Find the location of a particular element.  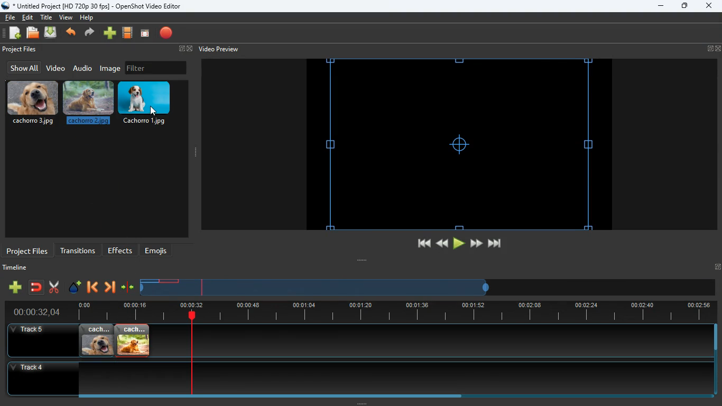

time is located at coordinates (32, 312).